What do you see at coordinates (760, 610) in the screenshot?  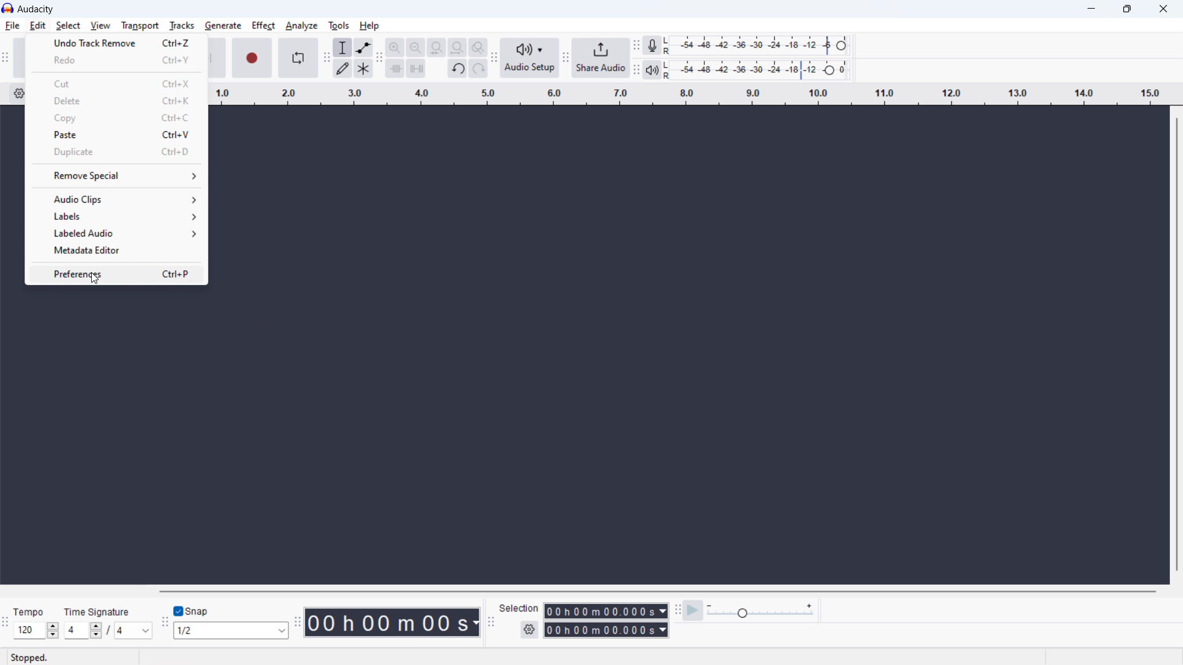 I see `playback speed` at bounding box center [760, 610].